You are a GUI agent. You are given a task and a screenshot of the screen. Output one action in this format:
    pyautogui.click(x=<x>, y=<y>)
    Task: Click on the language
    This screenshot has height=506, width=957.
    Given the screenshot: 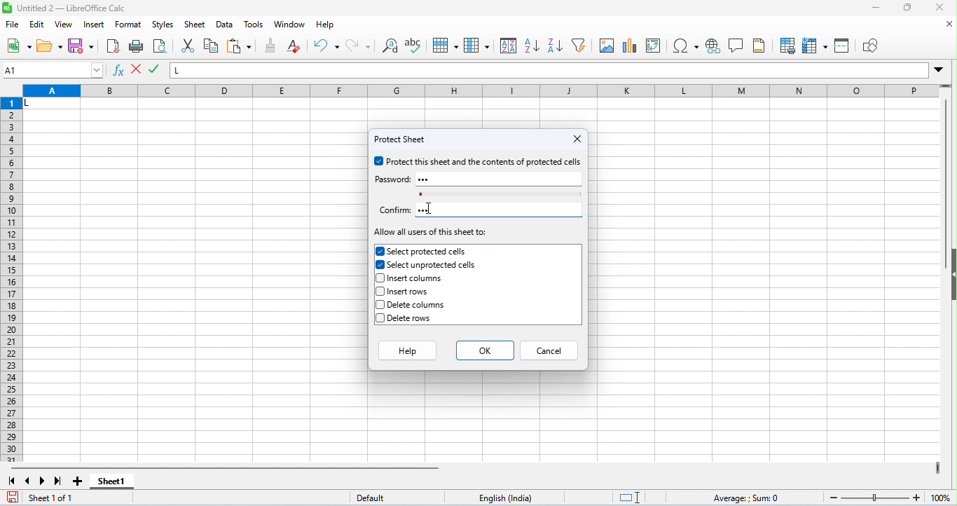 What is the action you would take?
    pyautogui.click(x=510, y=498)
    